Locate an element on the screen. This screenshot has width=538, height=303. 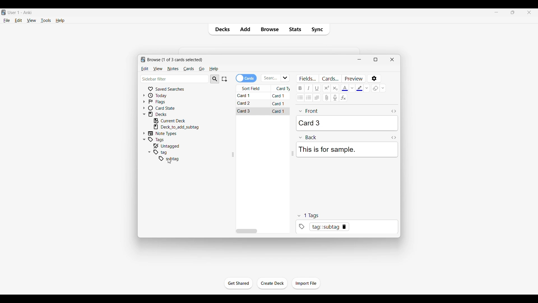
Cards menu is located at coordinates (189, 69).